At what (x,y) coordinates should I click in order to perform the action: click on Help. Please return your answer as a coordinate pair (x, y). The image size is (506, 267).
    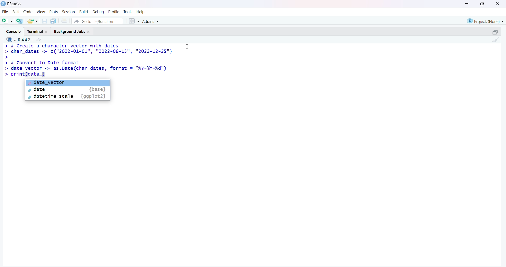
    Looking at the image, I should click on (141, 12).